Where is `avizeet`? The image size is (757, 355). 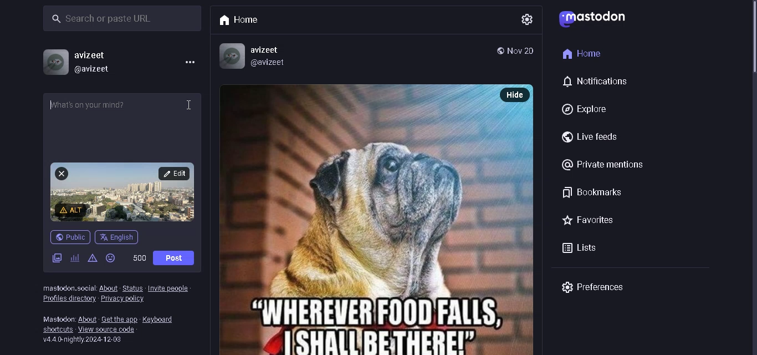
avizeet is located at coordinates (280, 50).